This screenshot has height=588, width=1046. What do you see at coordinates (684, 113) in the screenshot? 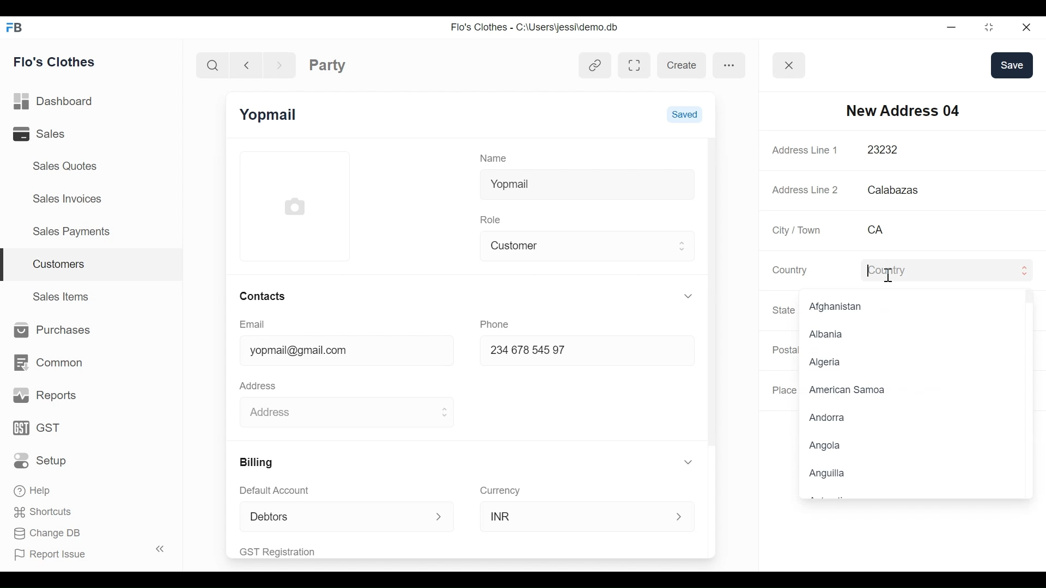
I see `Saved` at bounding box center [684, 113].